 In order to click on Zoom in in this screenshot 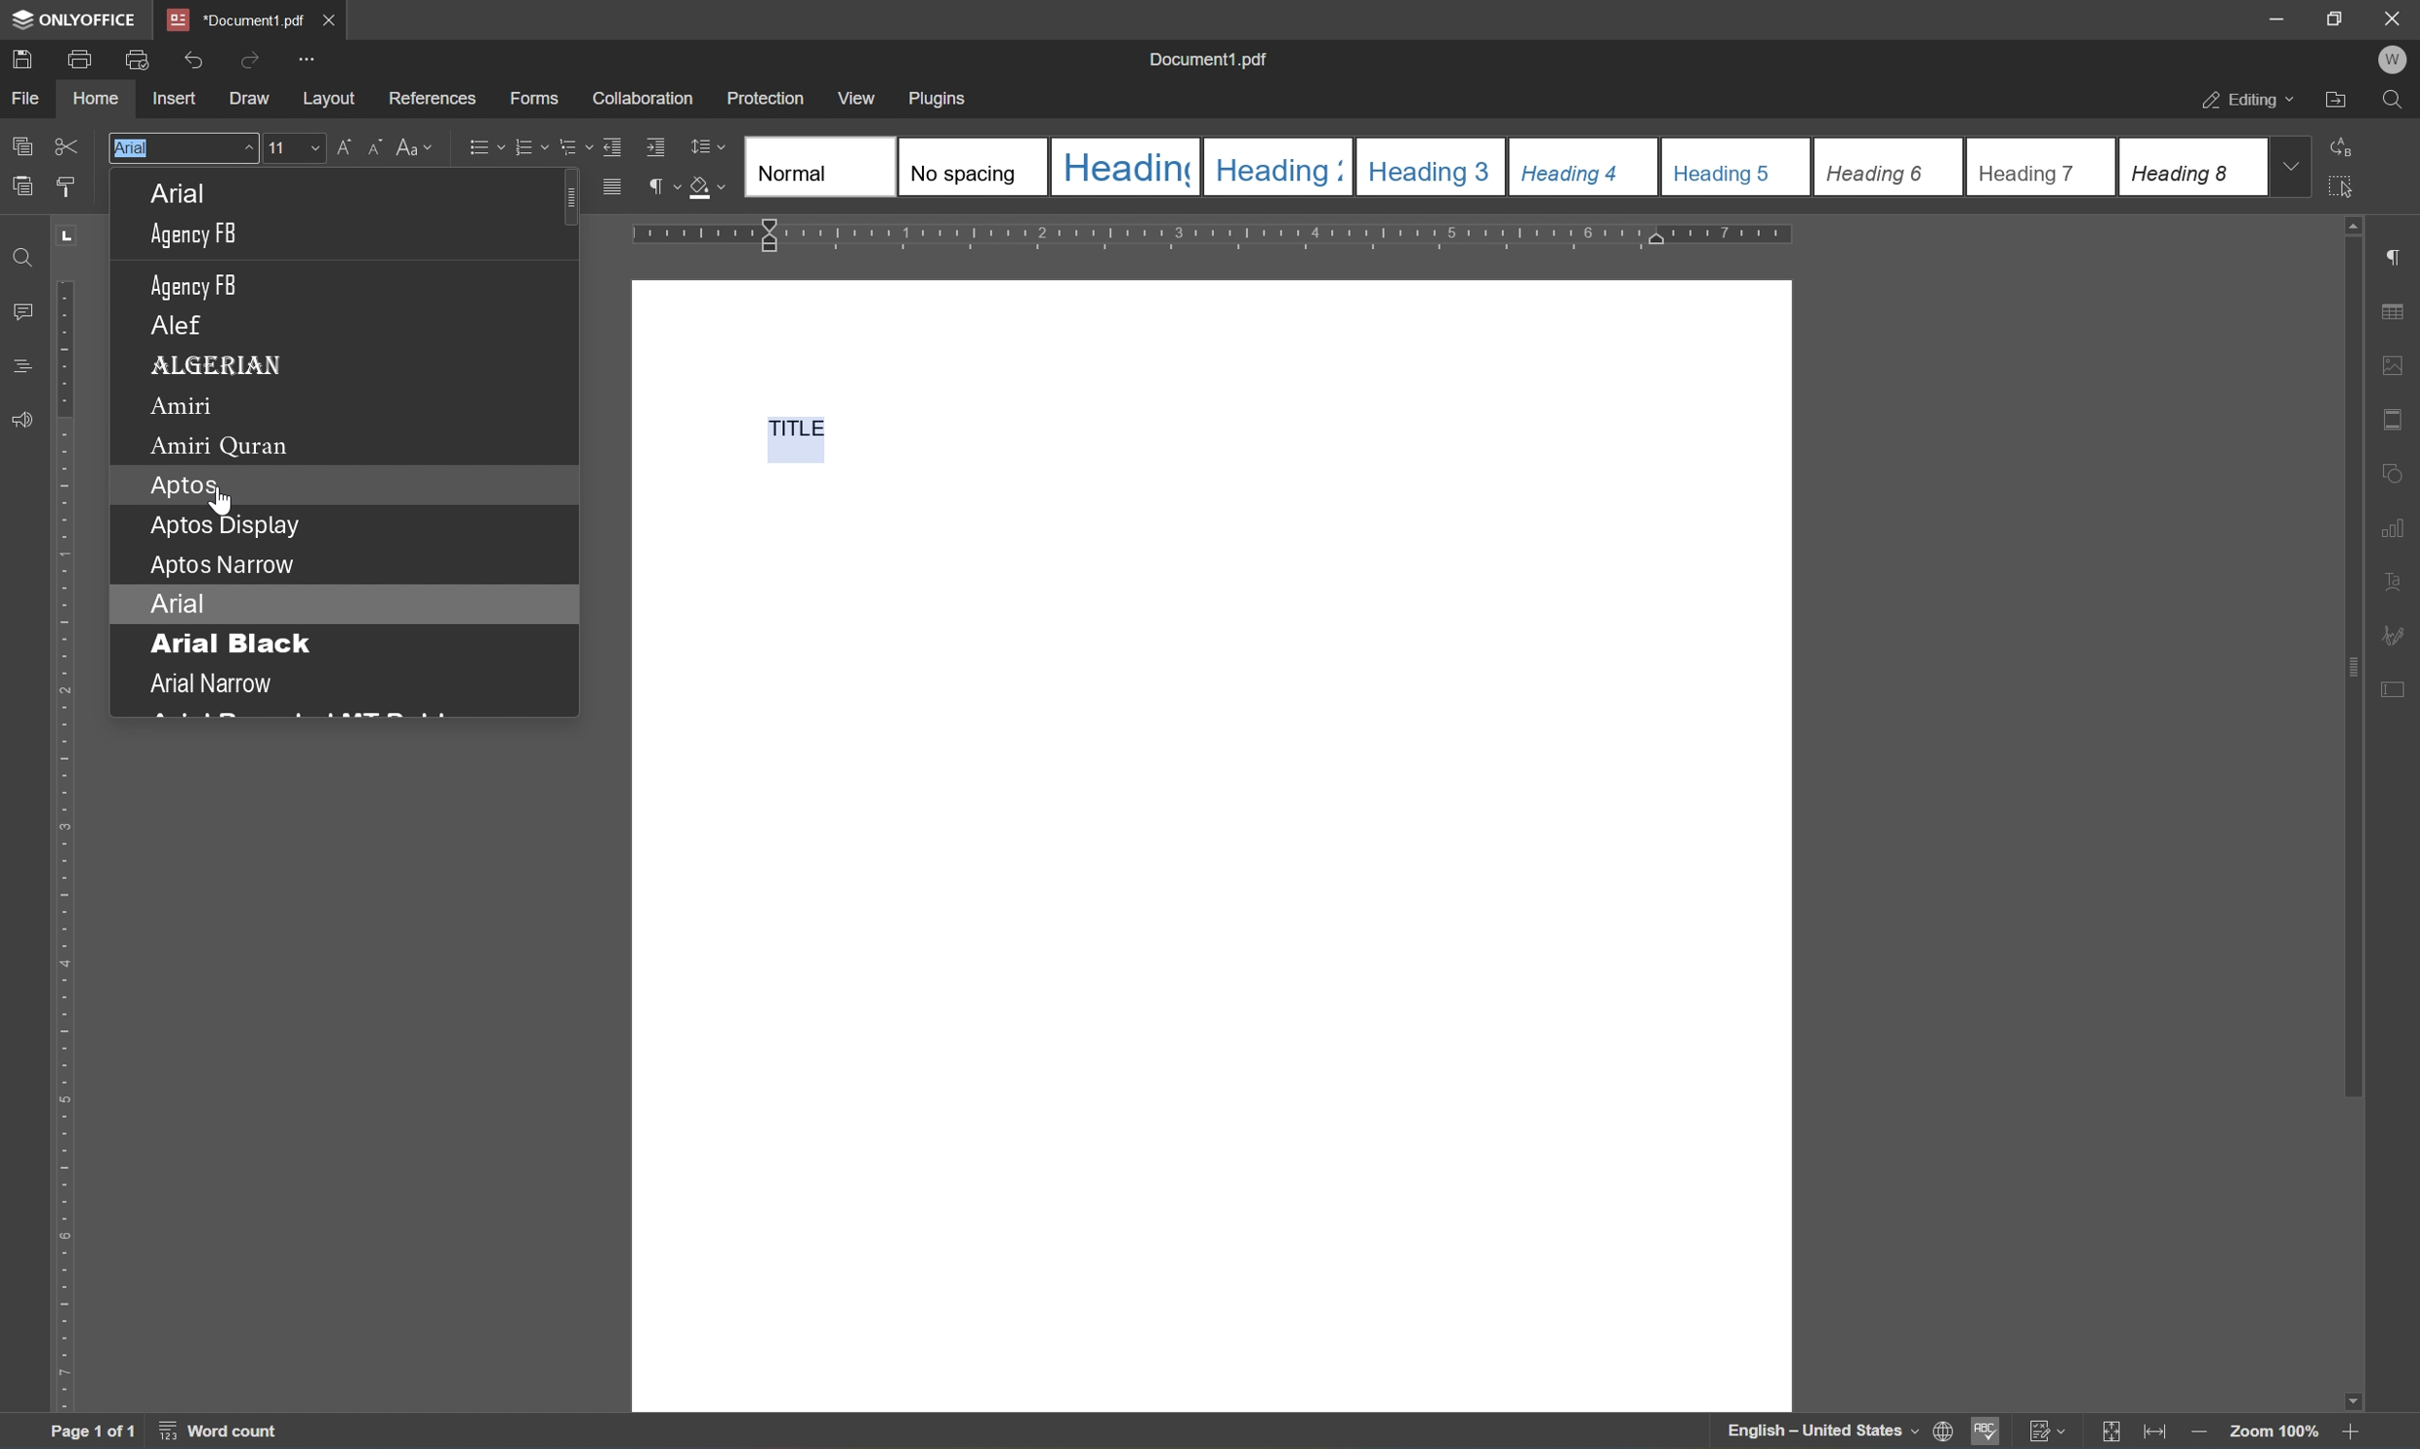, I will do `click(2356, 1431)`.